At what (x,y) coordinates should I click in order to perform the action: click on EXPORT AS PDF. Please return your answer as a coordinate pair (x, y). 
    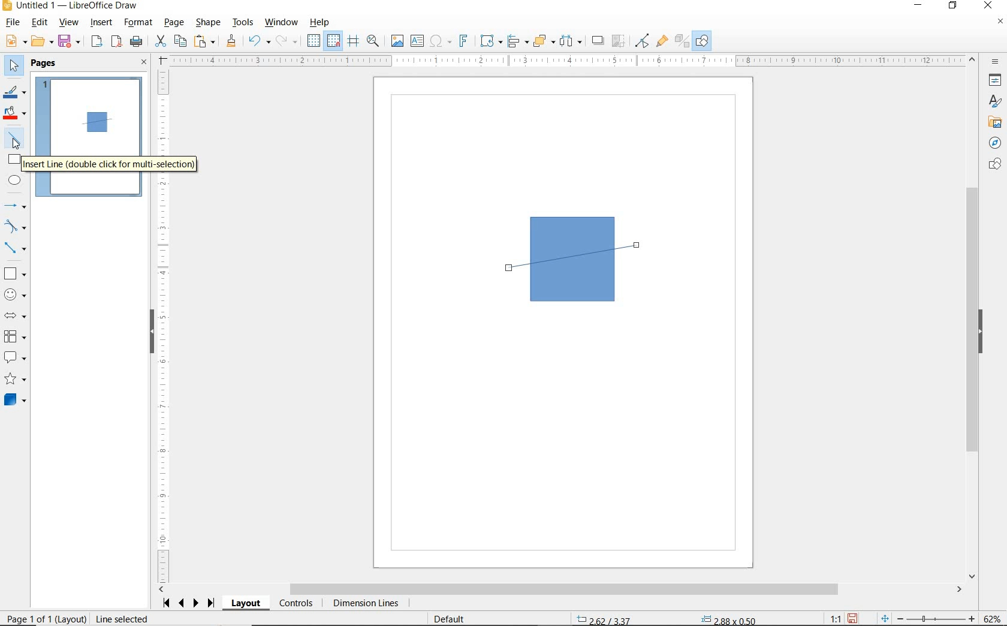
    Looking at the image, I should click on (117, 43).